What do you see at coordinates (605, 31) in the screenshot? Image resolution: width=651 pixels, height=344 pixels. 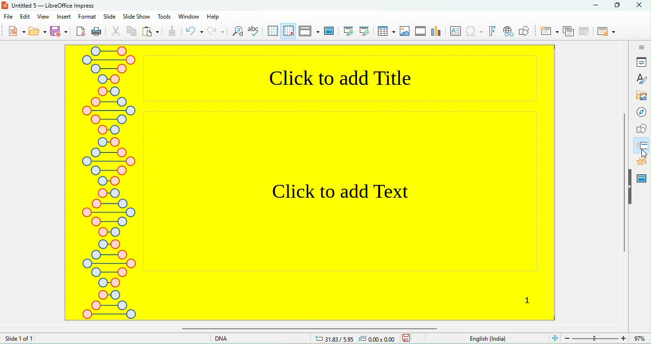 I see `slide layout` at bounding box center [605, 31].